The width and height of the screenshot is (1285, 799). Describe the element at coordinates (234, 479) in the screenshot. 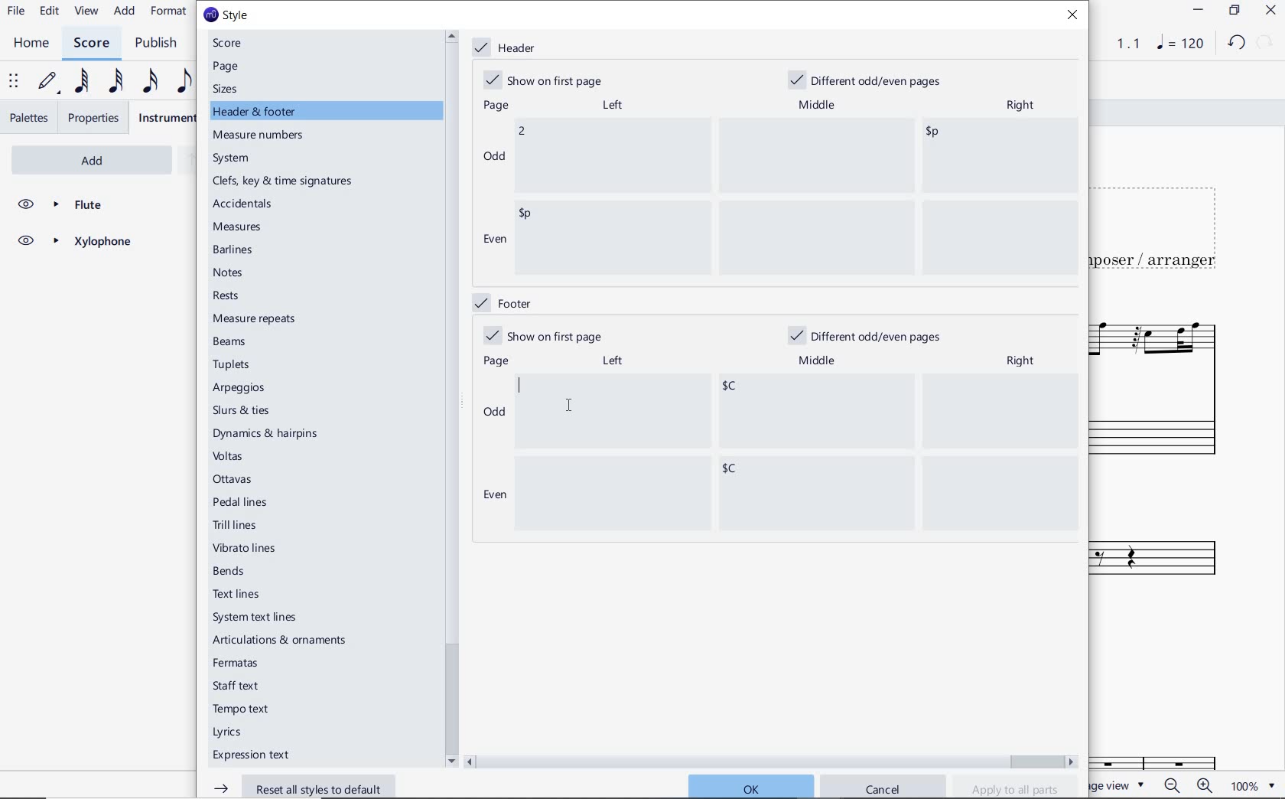

I see `ottavas` at that location.